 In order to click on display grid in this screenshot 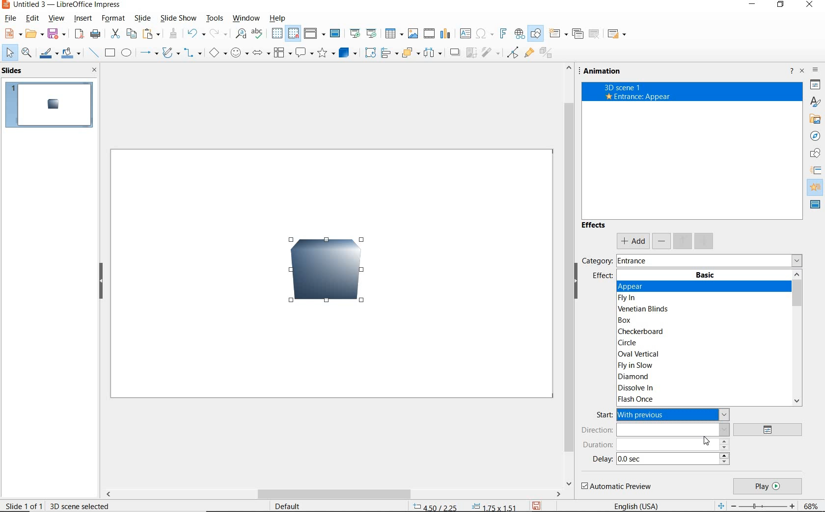, I will do `click(276, 33)`.